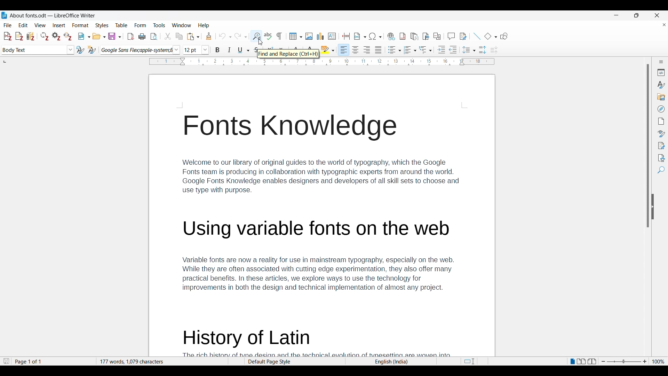 This screenshot has height=376, width=668. I want to click on Help menu, so click(204, 25).